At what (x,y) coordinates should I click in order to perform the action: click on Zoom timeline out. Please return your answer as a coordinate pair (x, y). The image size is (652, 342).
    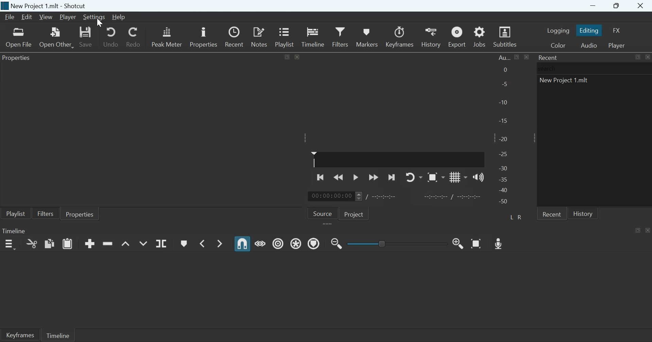
    Looking at the image, I should click on (458, 243).